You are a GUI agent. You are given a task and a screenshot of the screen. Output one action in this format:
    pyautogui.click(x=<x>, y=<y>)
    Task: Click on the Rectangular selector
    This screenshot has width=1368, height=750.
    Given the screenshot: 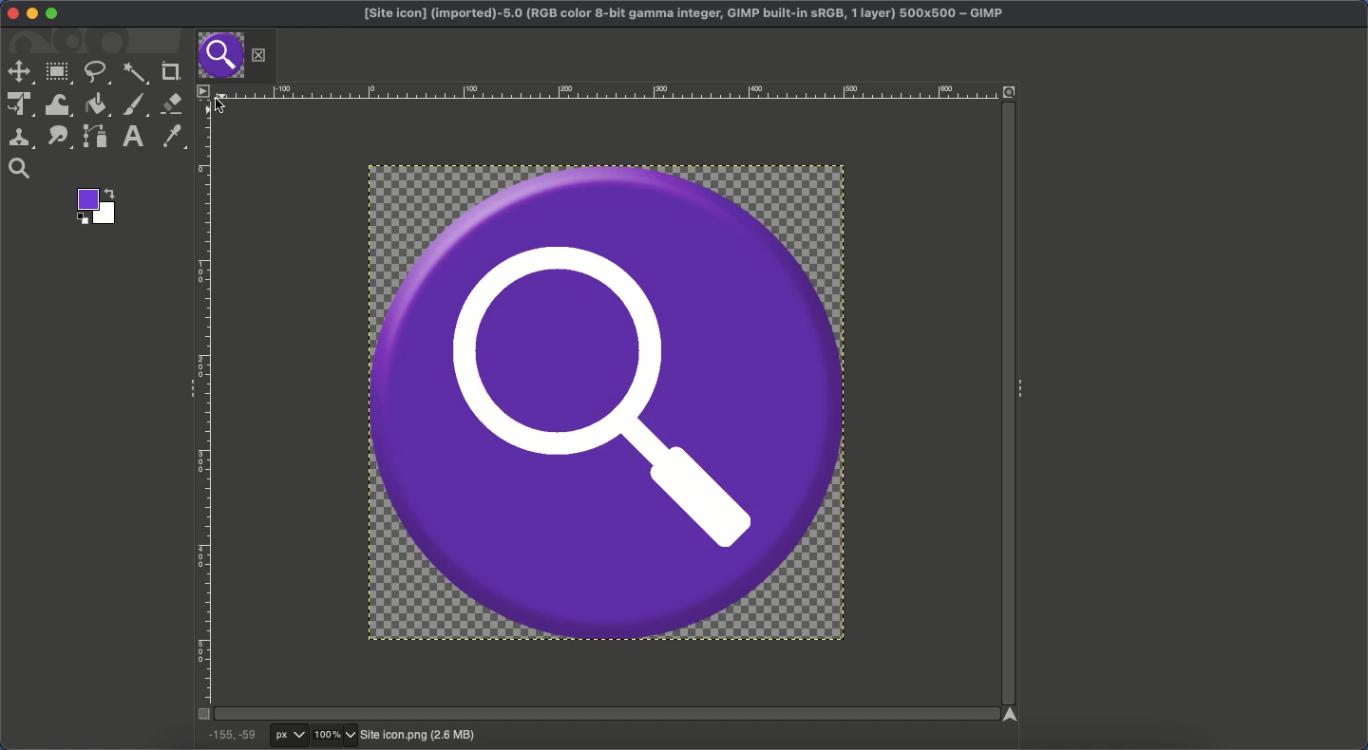 What is the action you would take?
    pyautogui.click(x=59, y=74)
    